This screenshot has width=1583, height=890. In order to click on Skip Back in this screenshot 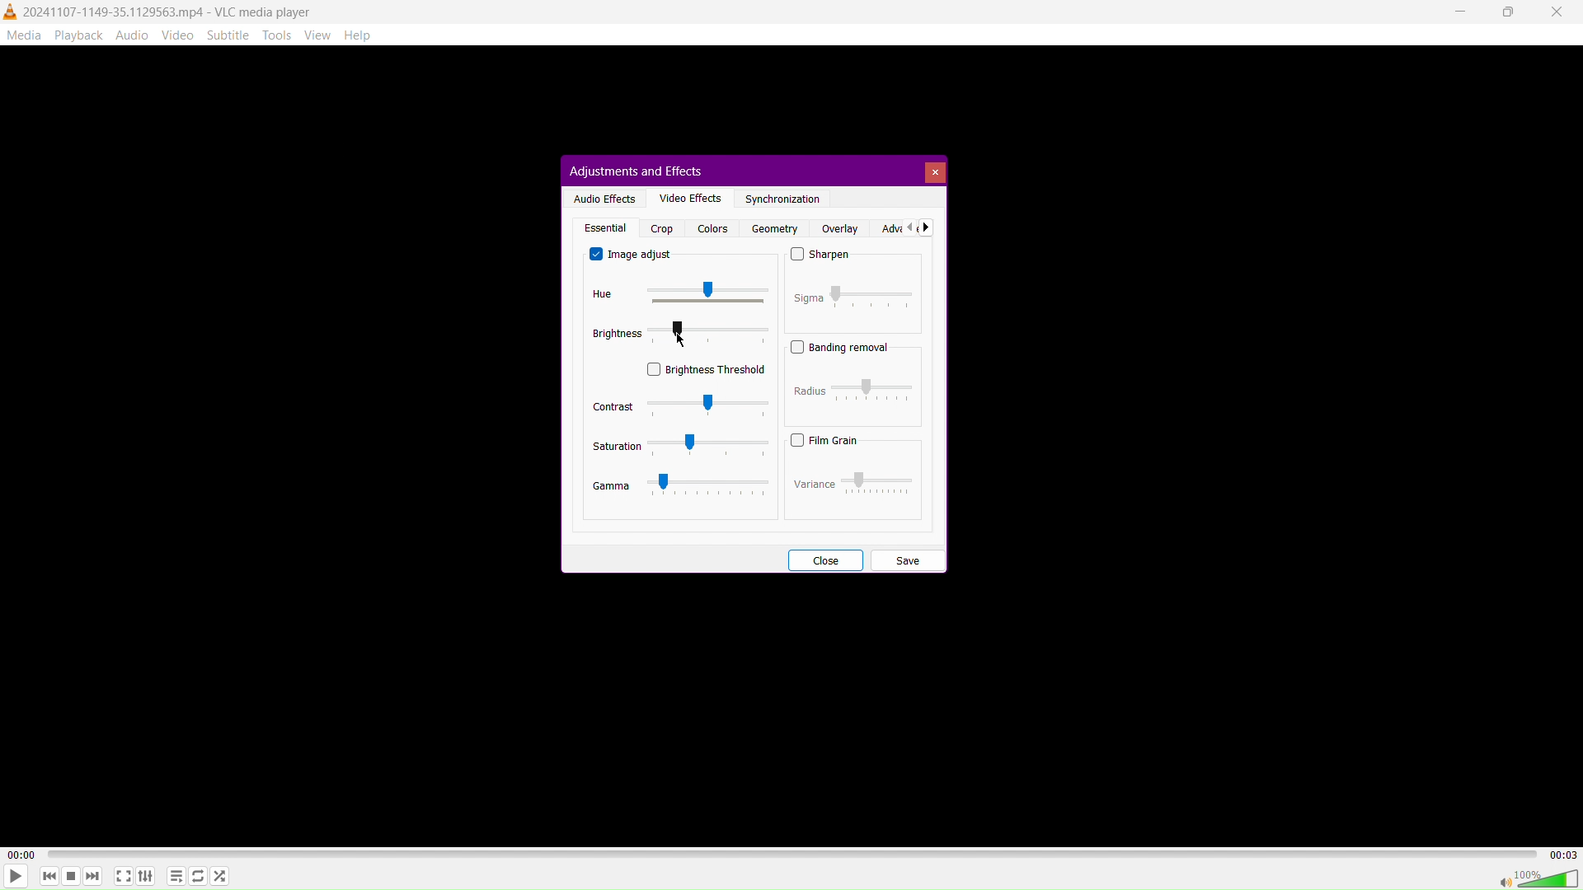, I will do `click(48, 877)`.